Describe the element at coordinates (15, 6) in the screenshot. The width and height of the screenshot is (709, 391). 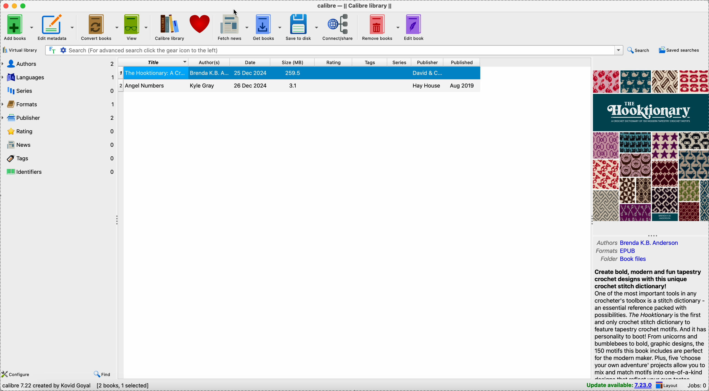
I see `minimize Calibre` at that location.